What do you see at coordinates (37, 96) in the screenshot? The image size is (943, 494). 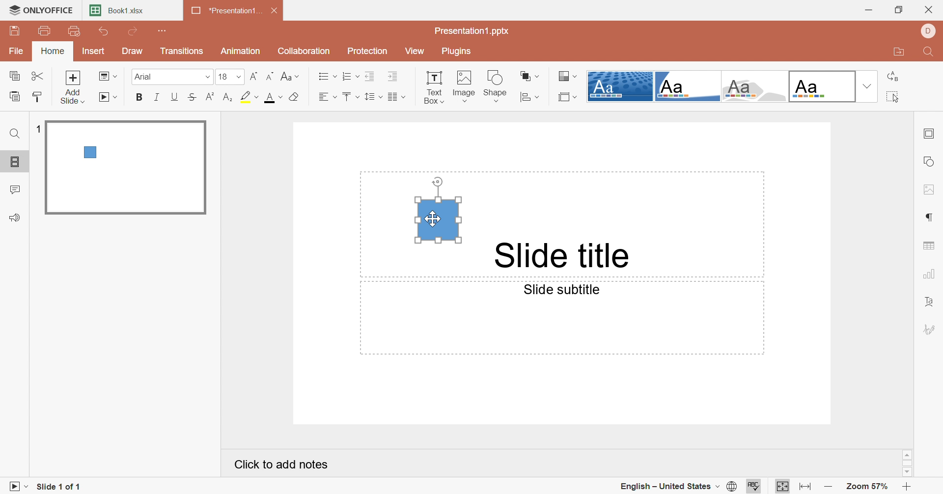 I see `Copy Style` at bounding box center [37, 96].